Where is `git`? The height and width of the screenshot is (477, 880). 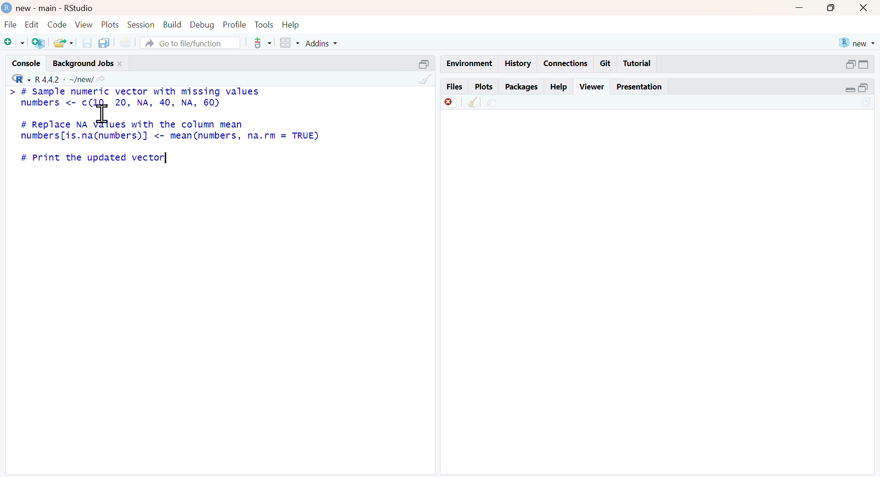
git is located at coordinates (606, 64).